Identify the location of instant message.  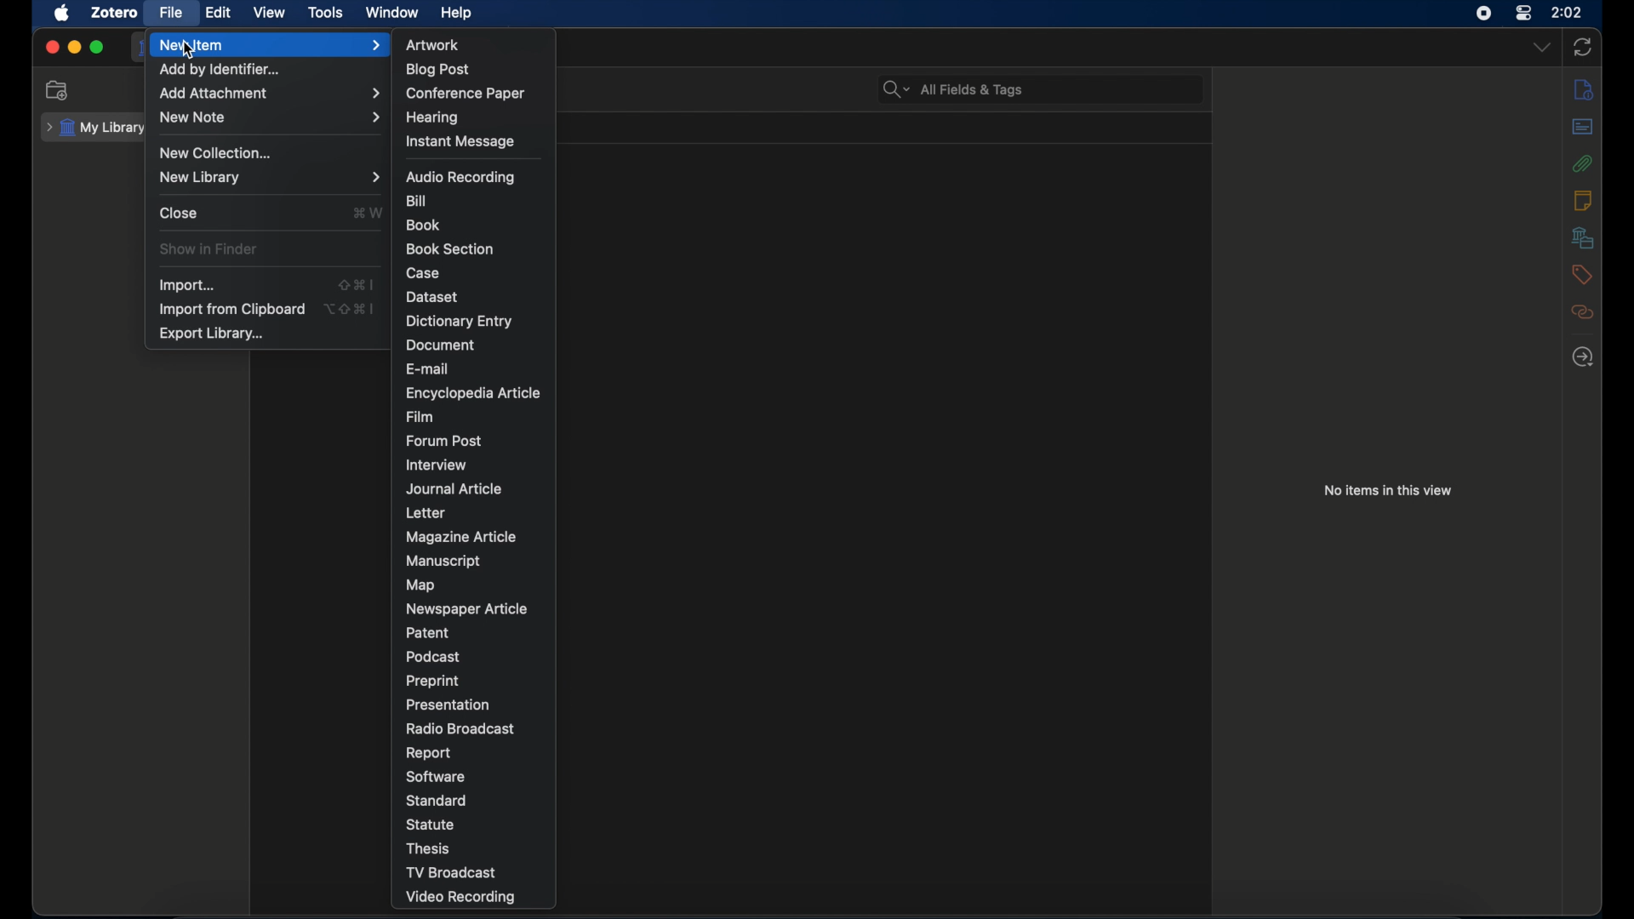
(460, 142).